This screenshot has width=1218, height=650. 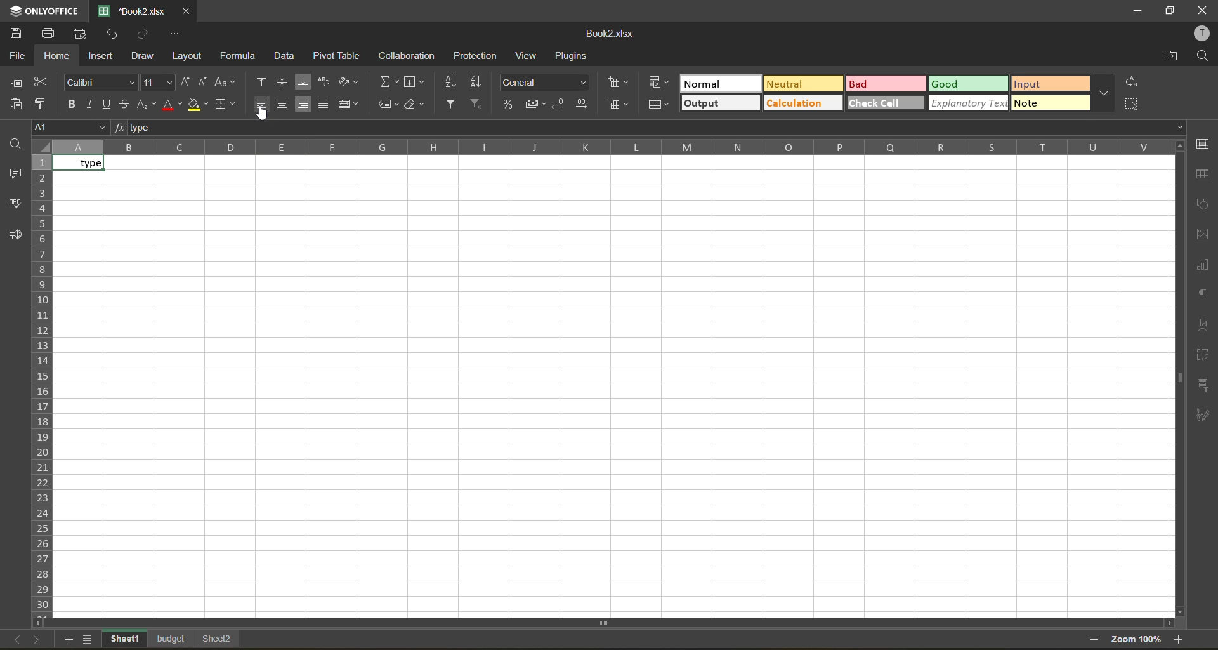 What do you see at coordinates (560, 103) in the screenshot?
I see `decrease decimal` at bounding box center [560, 103].